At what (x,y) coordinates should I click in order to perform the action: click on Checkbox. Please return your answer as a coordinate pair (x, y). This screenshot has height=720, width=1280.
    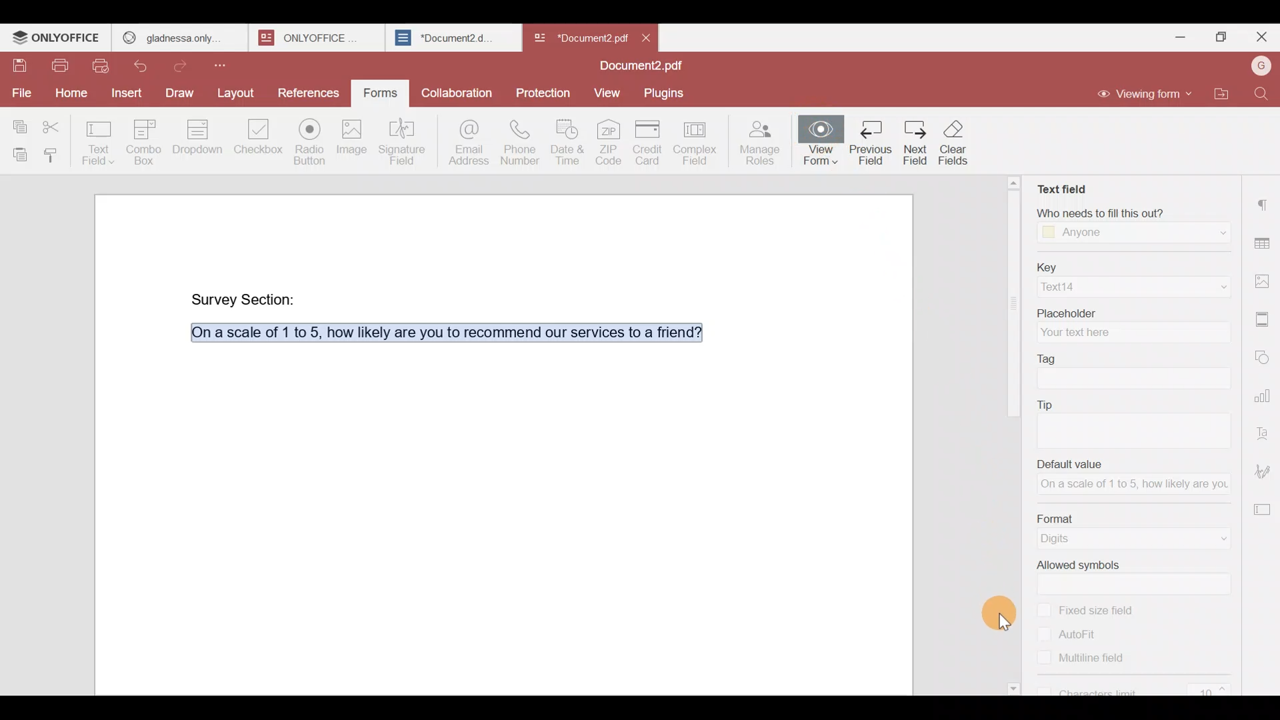
    Looking at the image, I should click on (255, 140).